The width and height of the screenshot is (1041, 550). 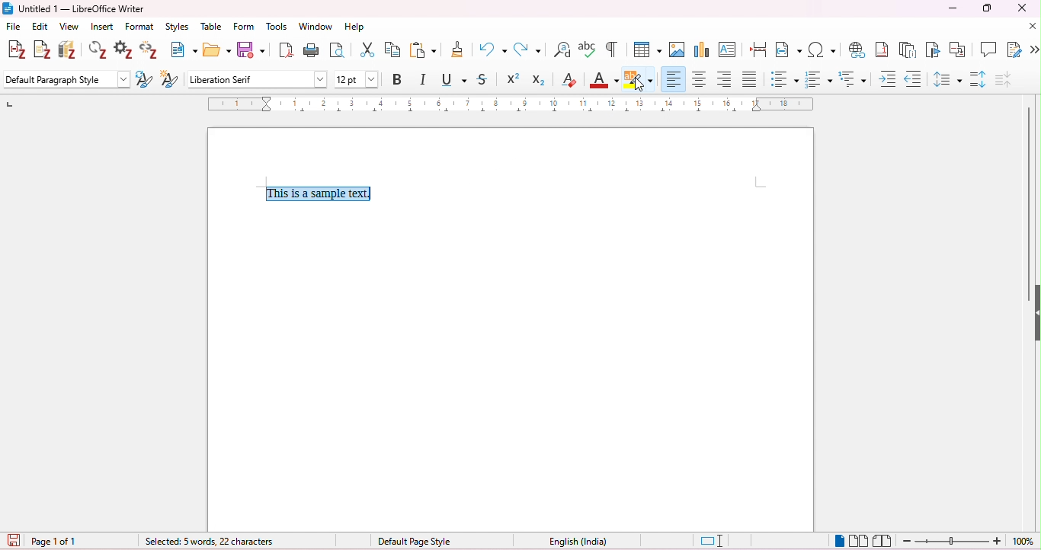 What do you see at coordinates (40, 27) in the screenshot?
I see `edit` at bounding box center [40, 27].